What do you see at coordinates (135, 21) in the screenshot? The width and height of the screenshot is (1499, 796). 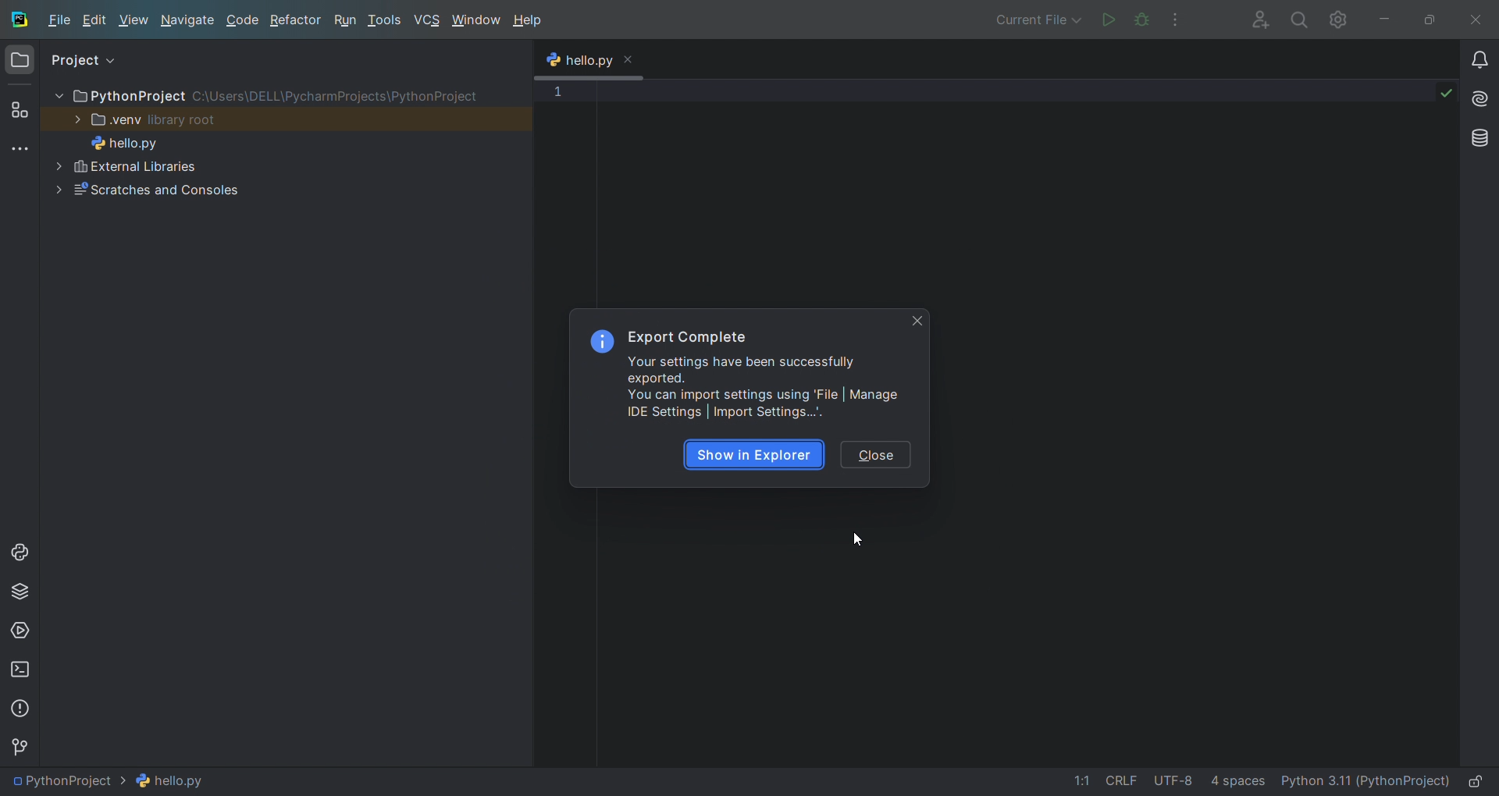 I see `view` at bounding box center [135, 21].